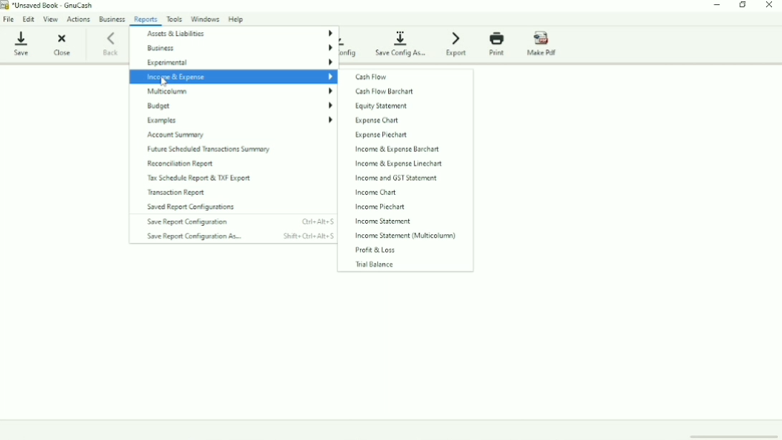  I want to click on Cursor, so click(163, 83).